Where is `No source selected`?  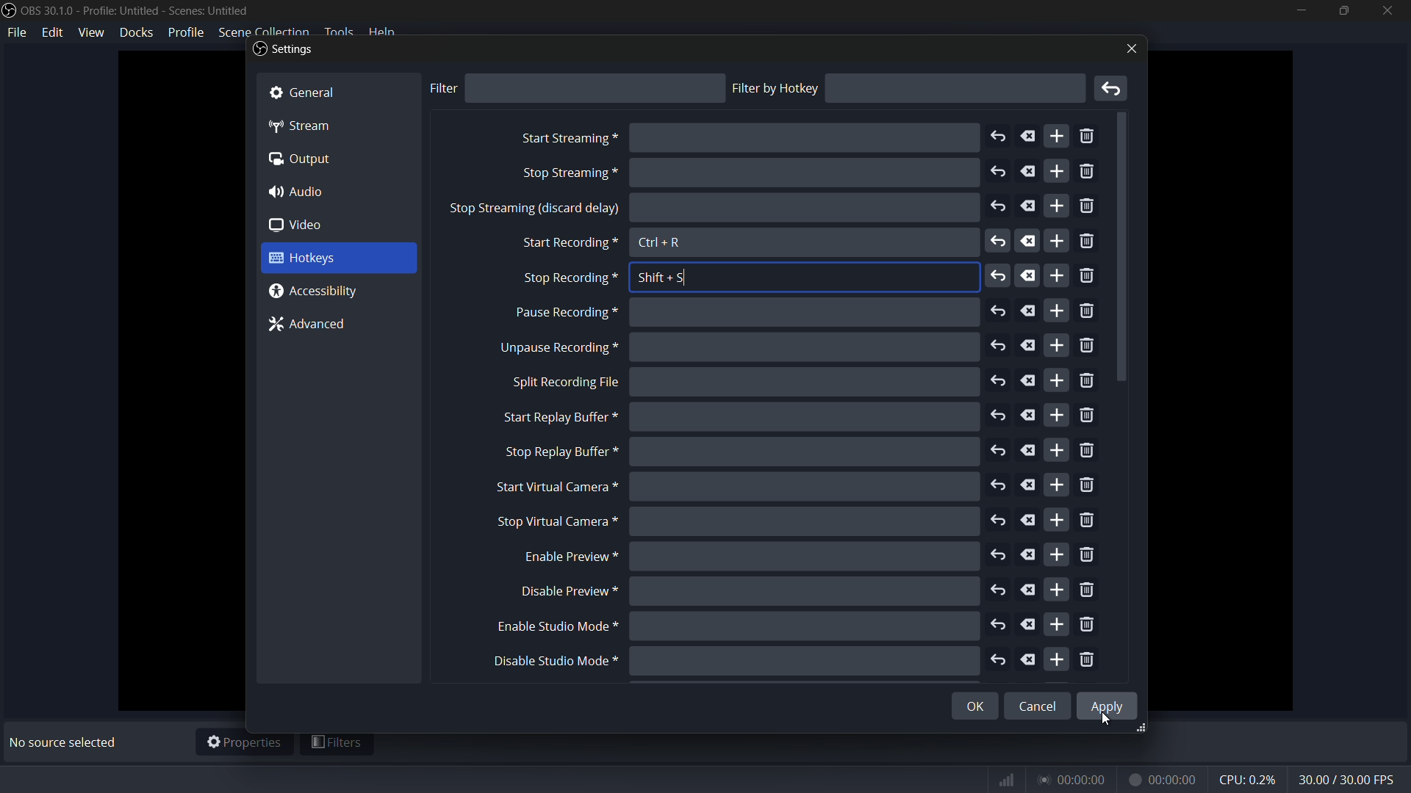
No source selected is located at coordinates (67, 742).